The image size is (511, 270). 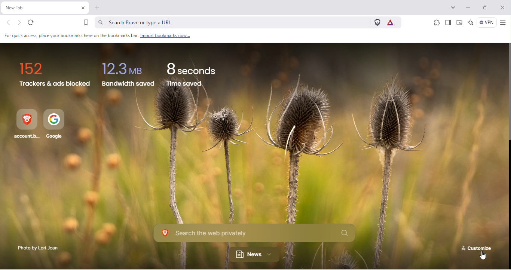 I want to click on Brave firewall+VPN, so click(x=486, y=23).